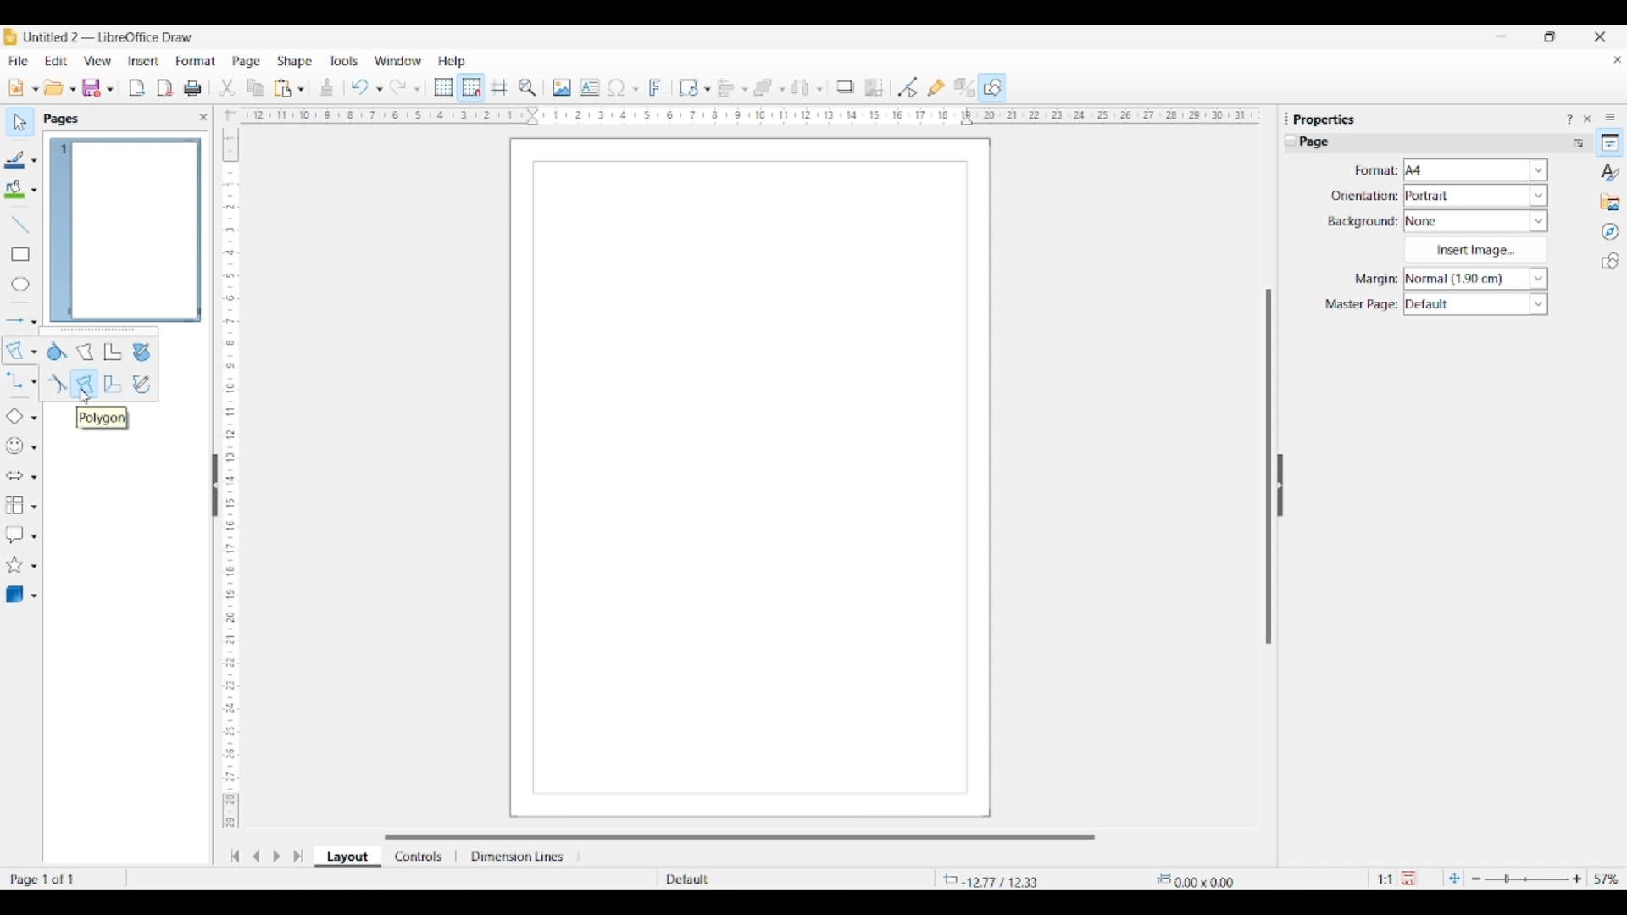  I want to click on Insert image, so click(1475, 250).